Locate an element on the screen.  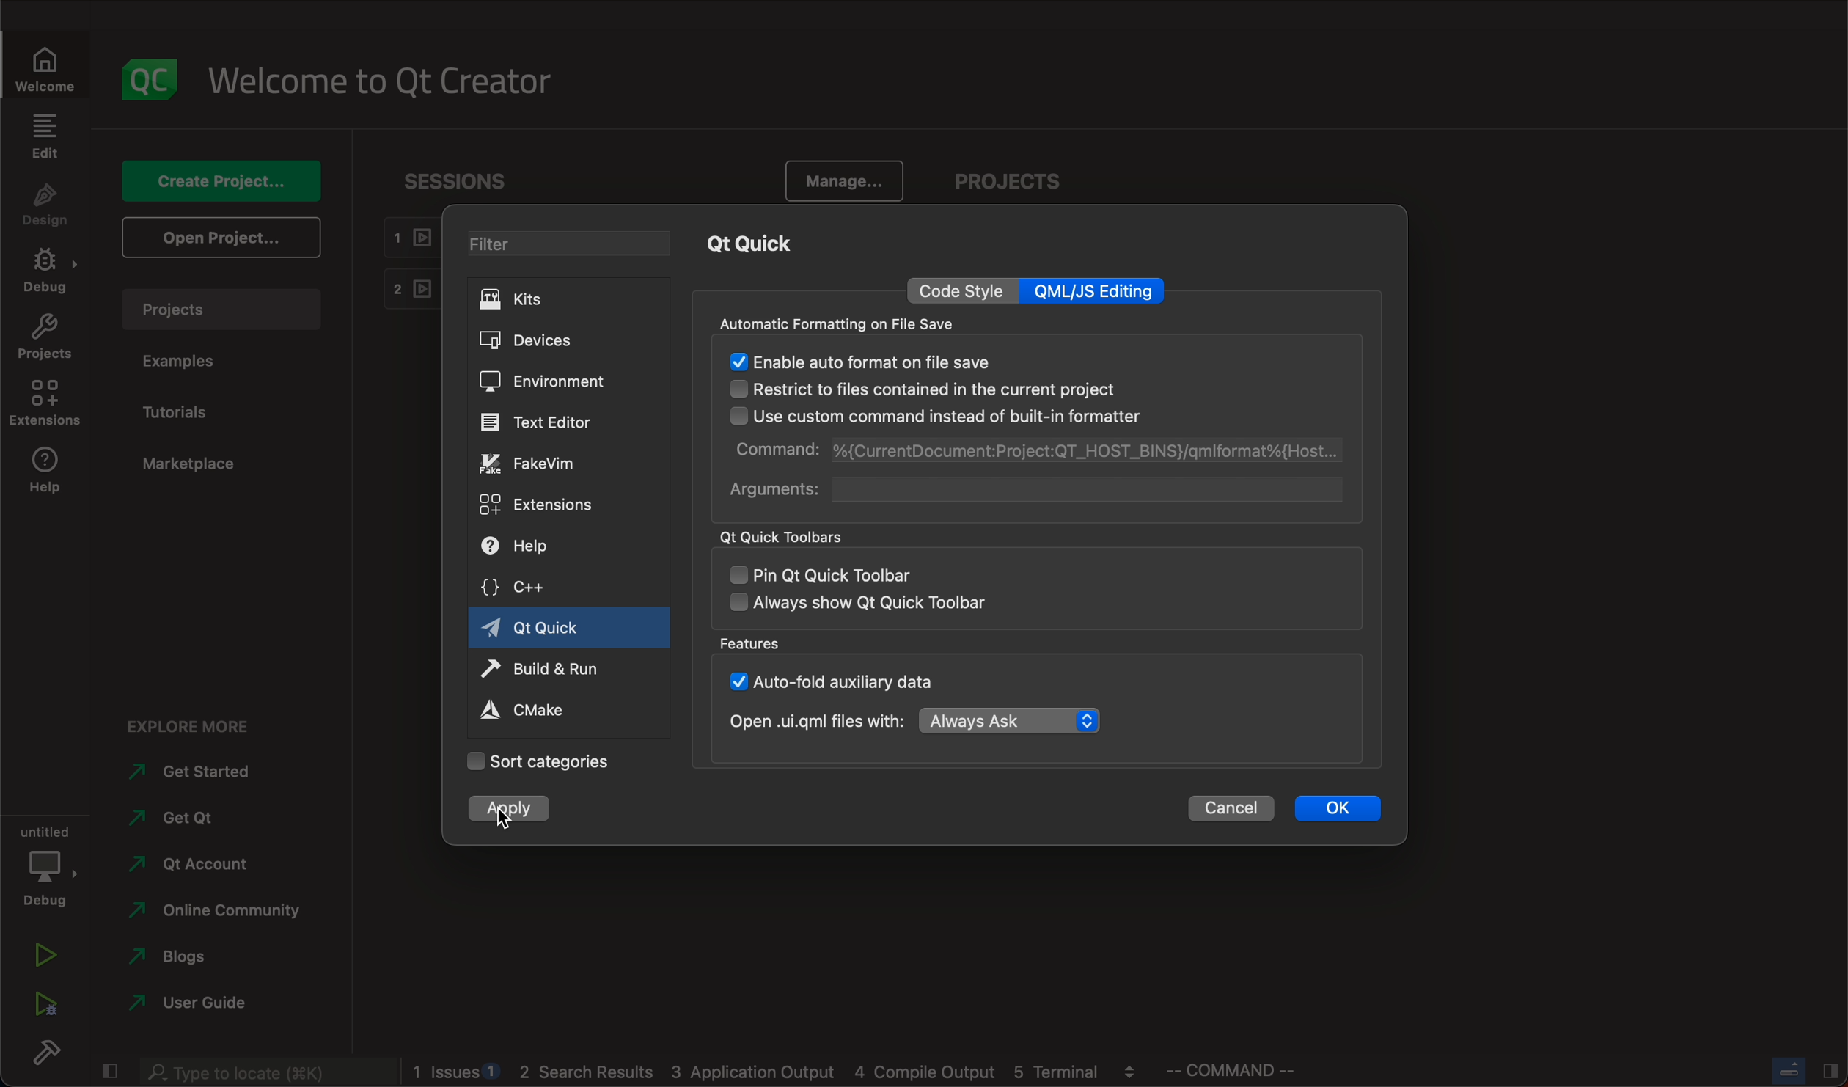
fakevim is located at coordinates (538, 466).